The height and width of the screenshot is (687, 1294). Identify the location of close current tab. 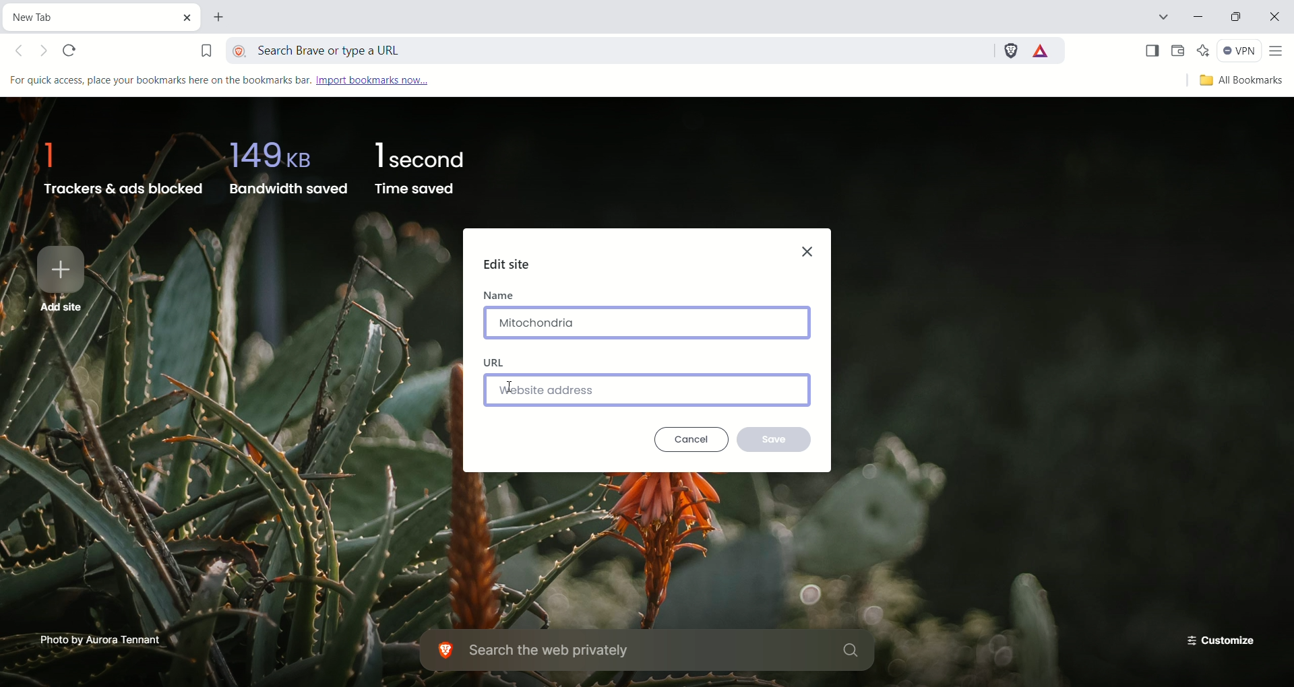
(191, 17).